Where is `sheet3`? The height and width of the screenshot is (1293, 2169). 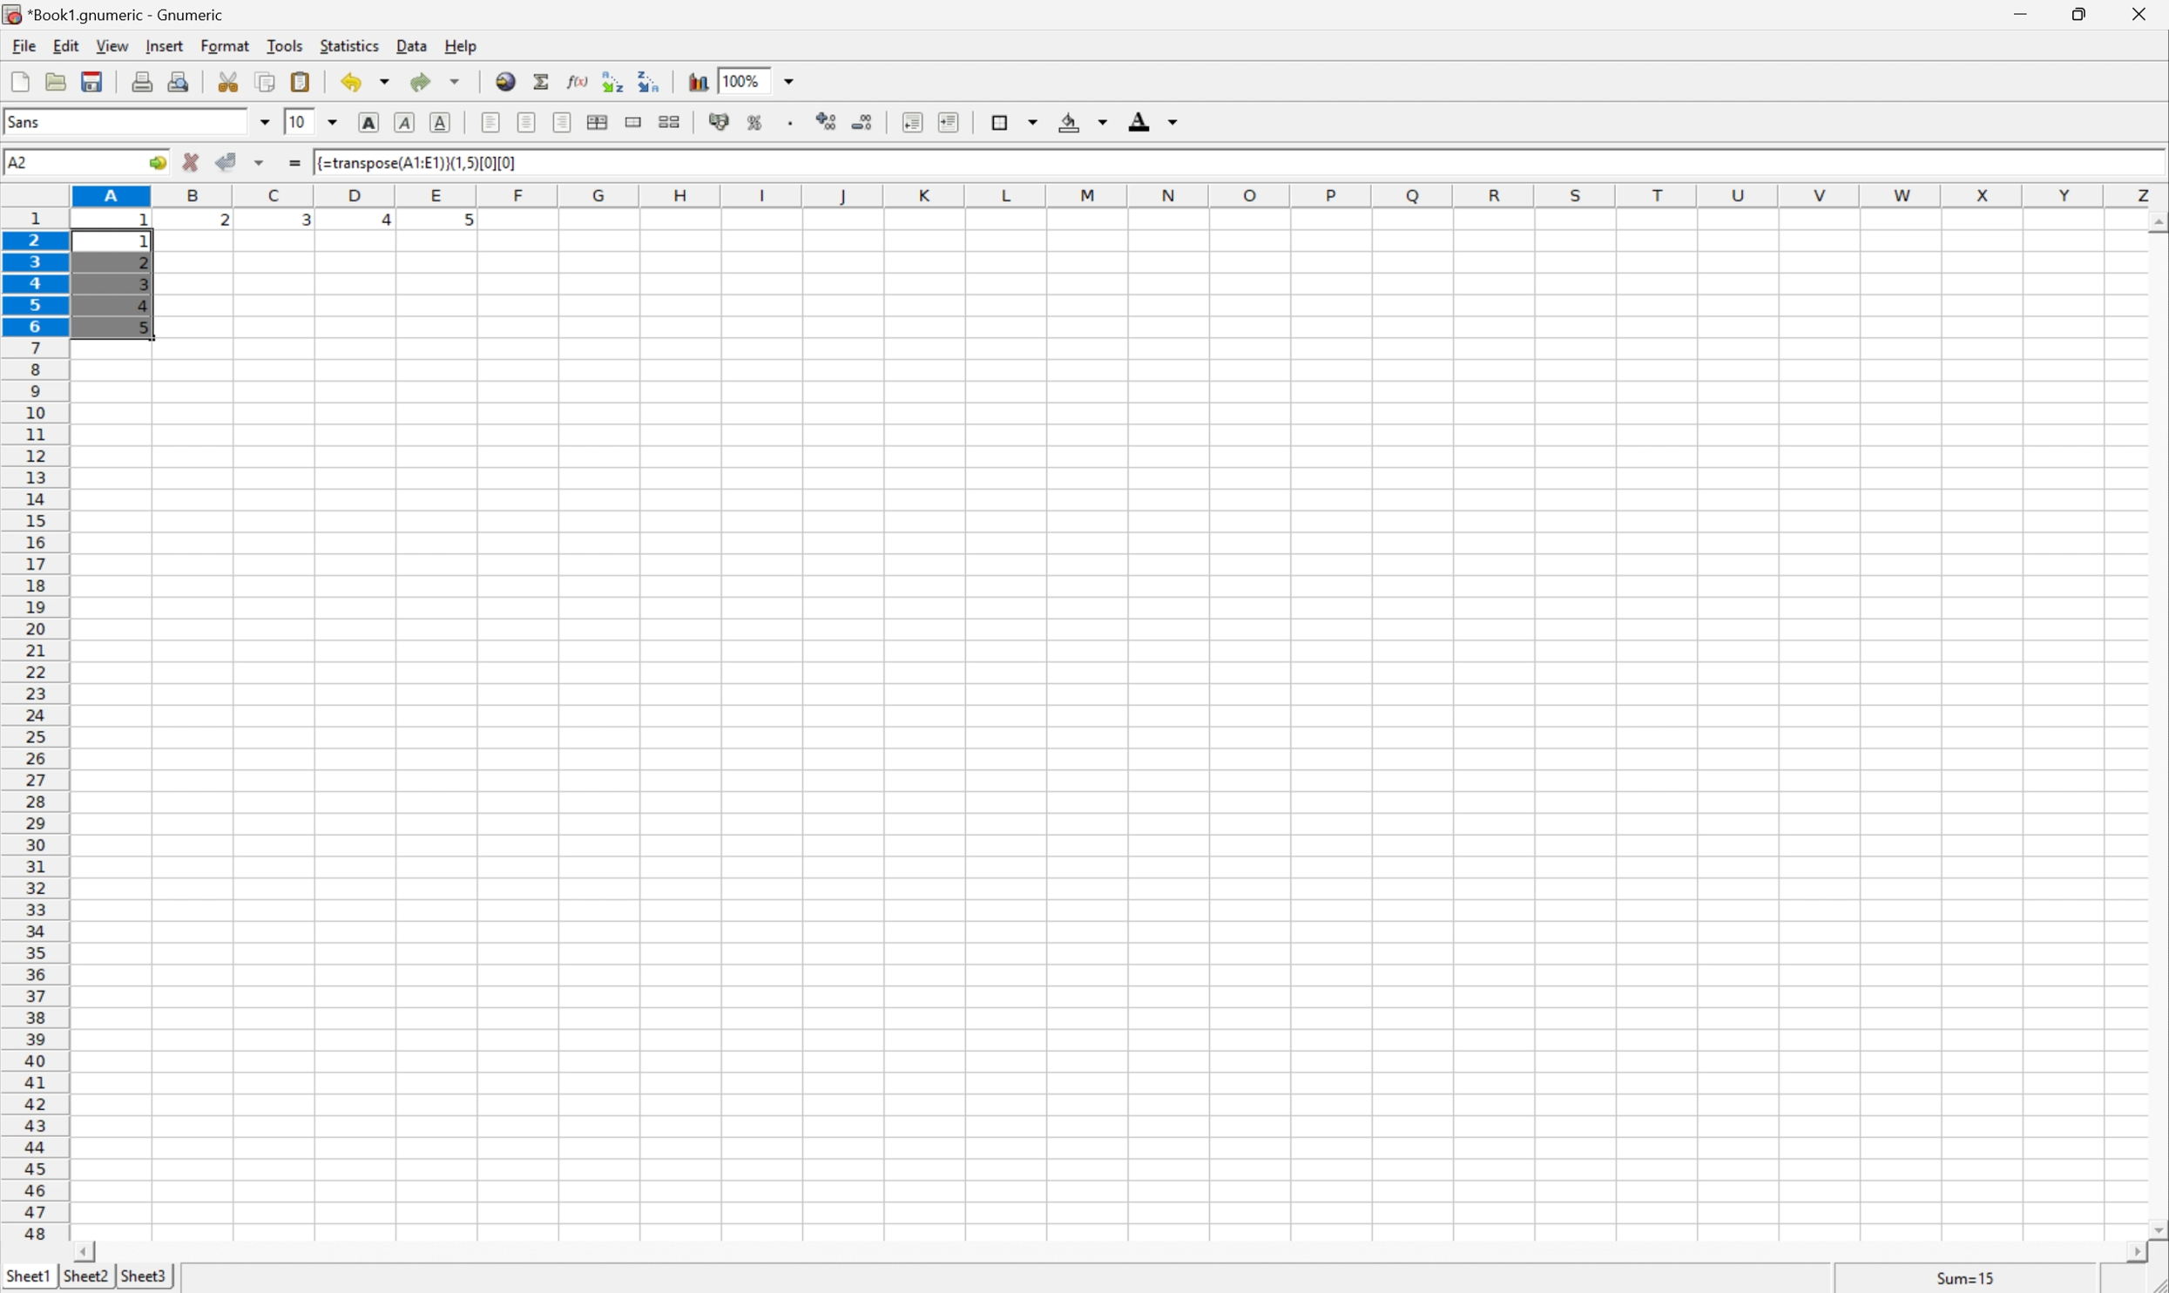 sheet3 is located at coordinates (144, 1280).